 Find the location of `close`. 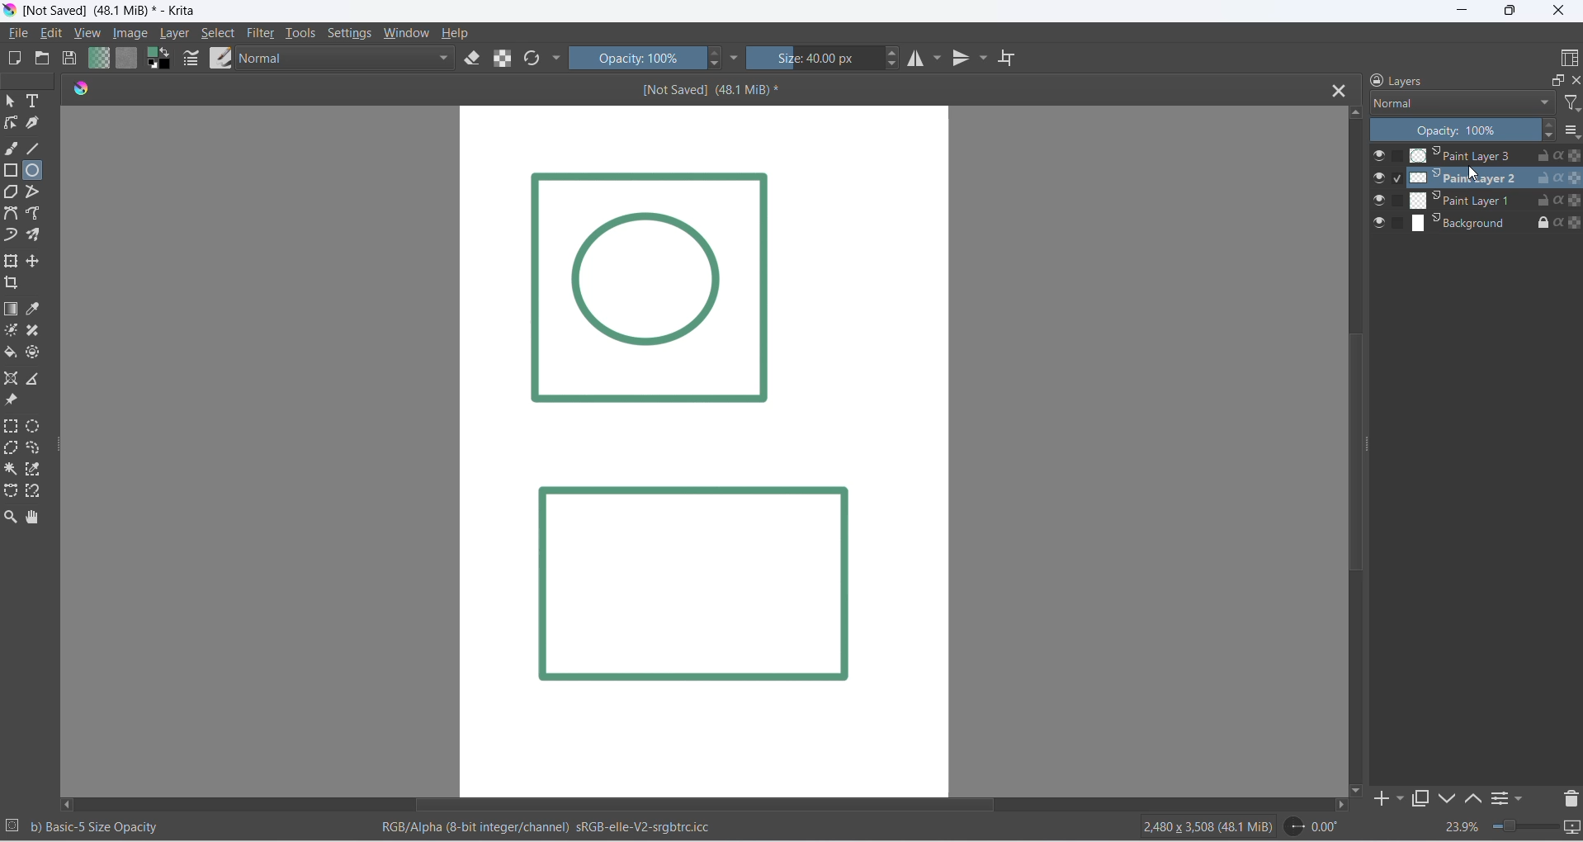

close is located at coordinates (1573, 77).